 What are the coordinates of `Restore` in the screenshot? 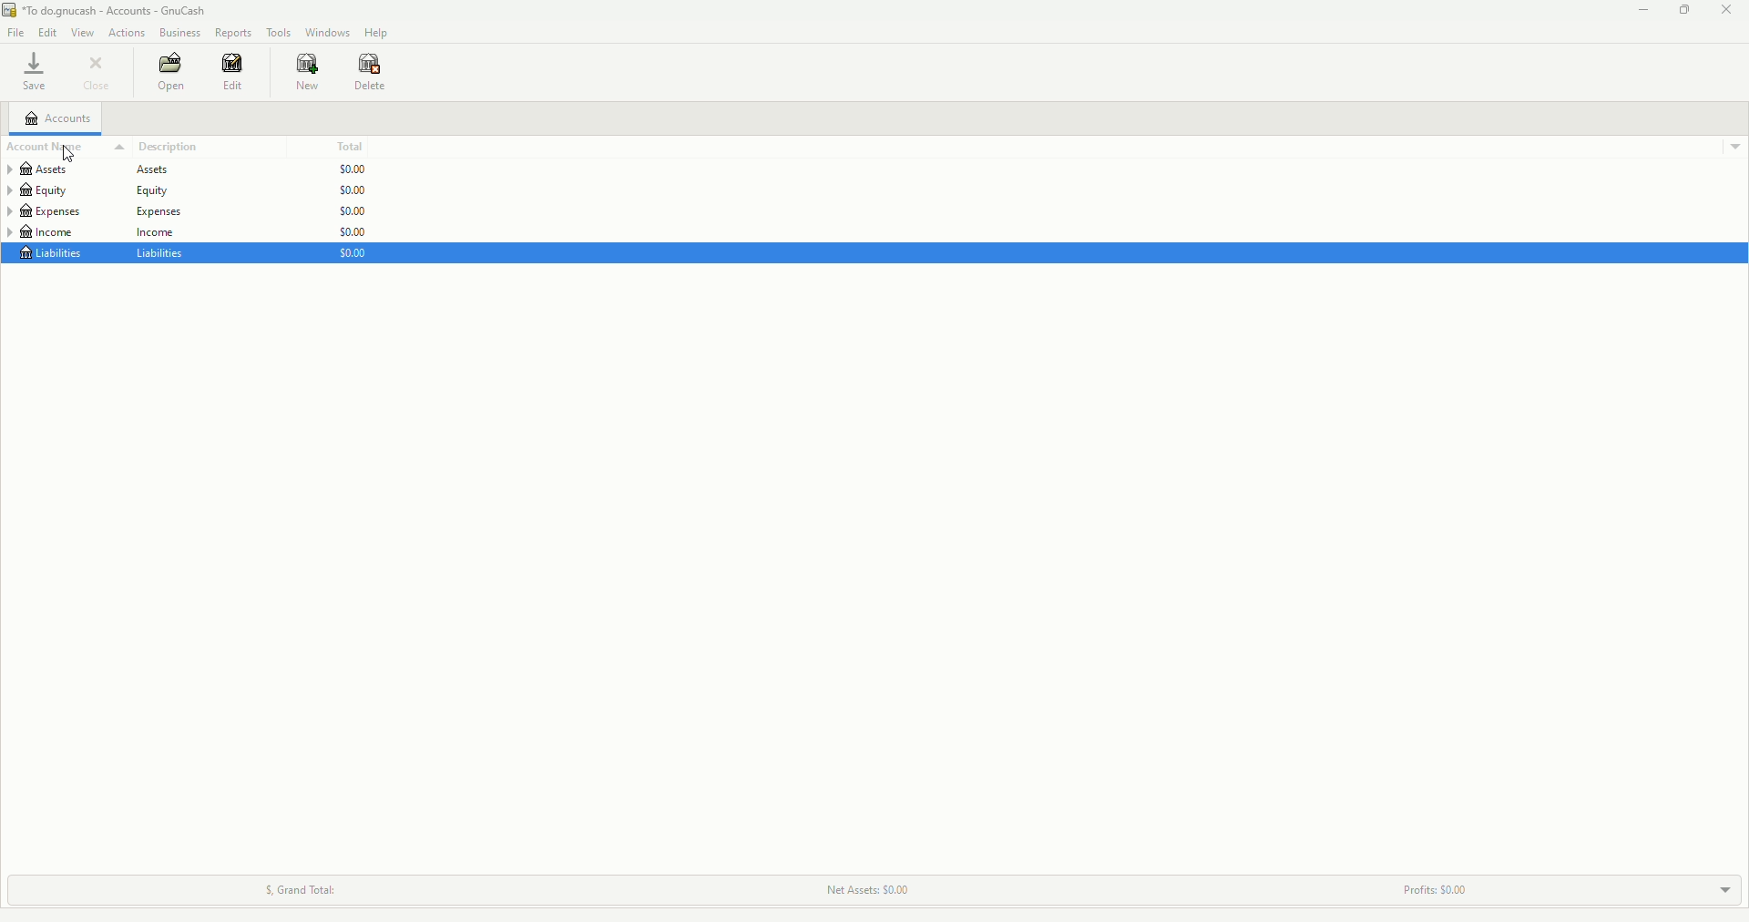 It's located at (1683, 9).